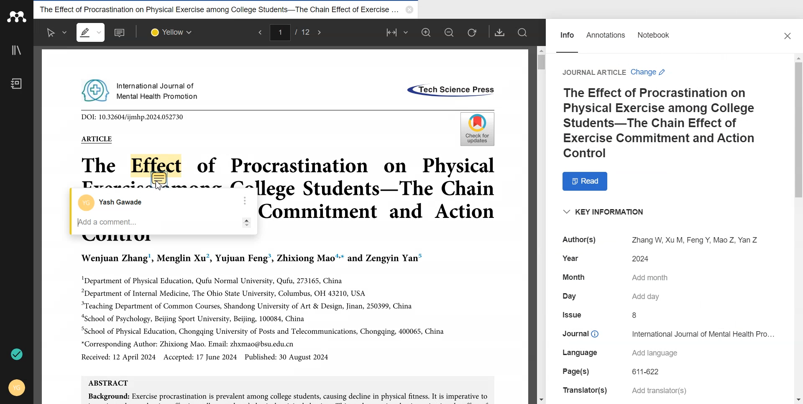 This screenshot has width=803, height=404. Describe the element at coordinates (56, 33) in the screenshot. I see `Select text` at that location.